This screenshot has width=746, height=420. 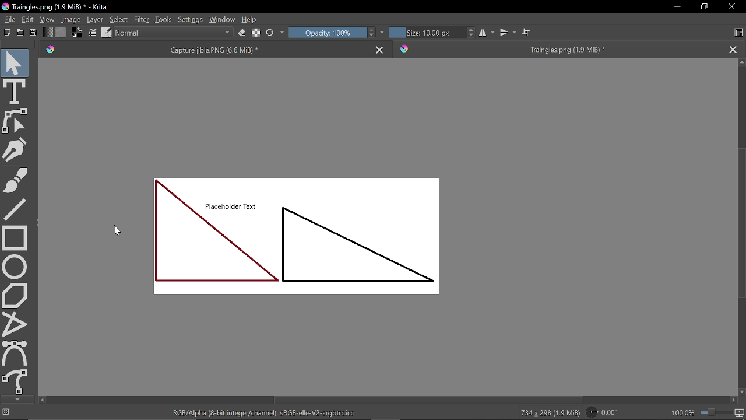 What do you see at coordinates (547, 414) in the screenshot?
I see `734 * 298 (960.0 Kib)` at bounding box center [547, 414].